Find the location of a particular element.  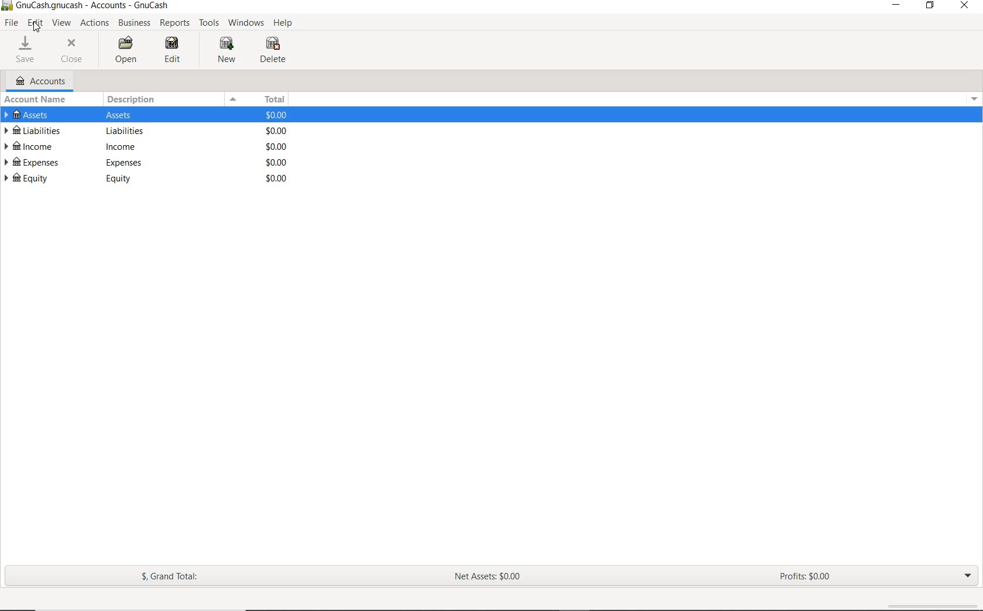

TOTAL is located at coordinates (260, 99).